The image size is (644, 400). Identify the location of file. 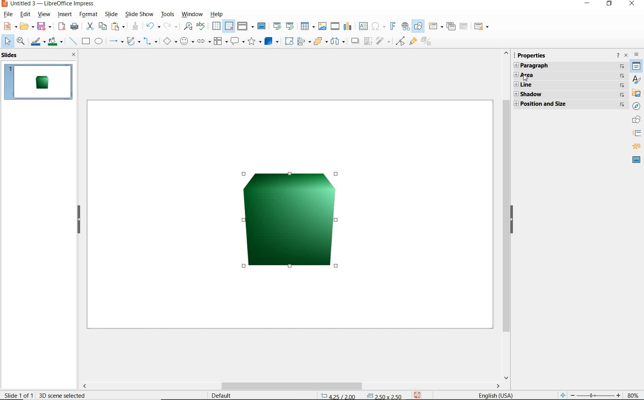
(9, 14).